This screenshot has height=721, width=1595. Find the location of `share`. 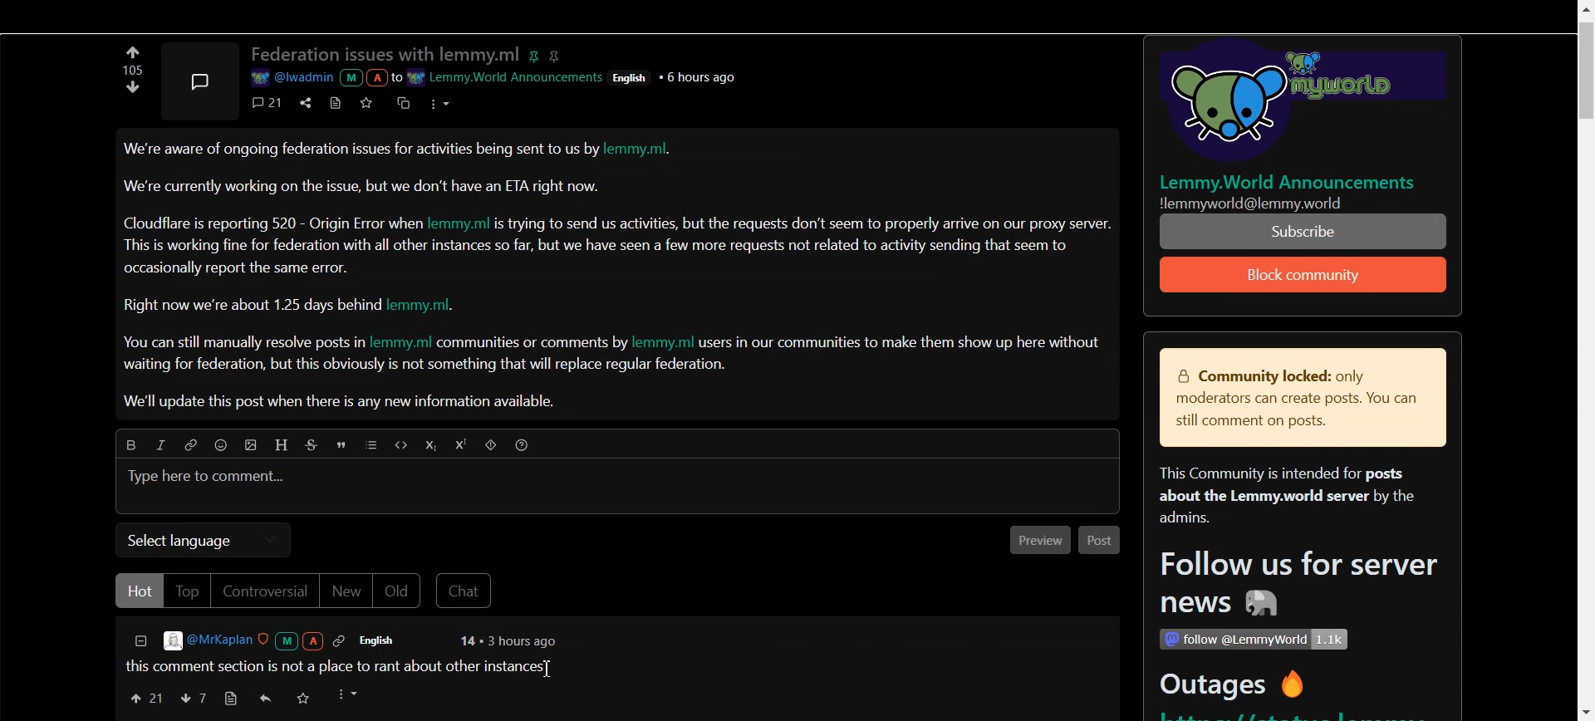

share is located at coordinates (303, 101).